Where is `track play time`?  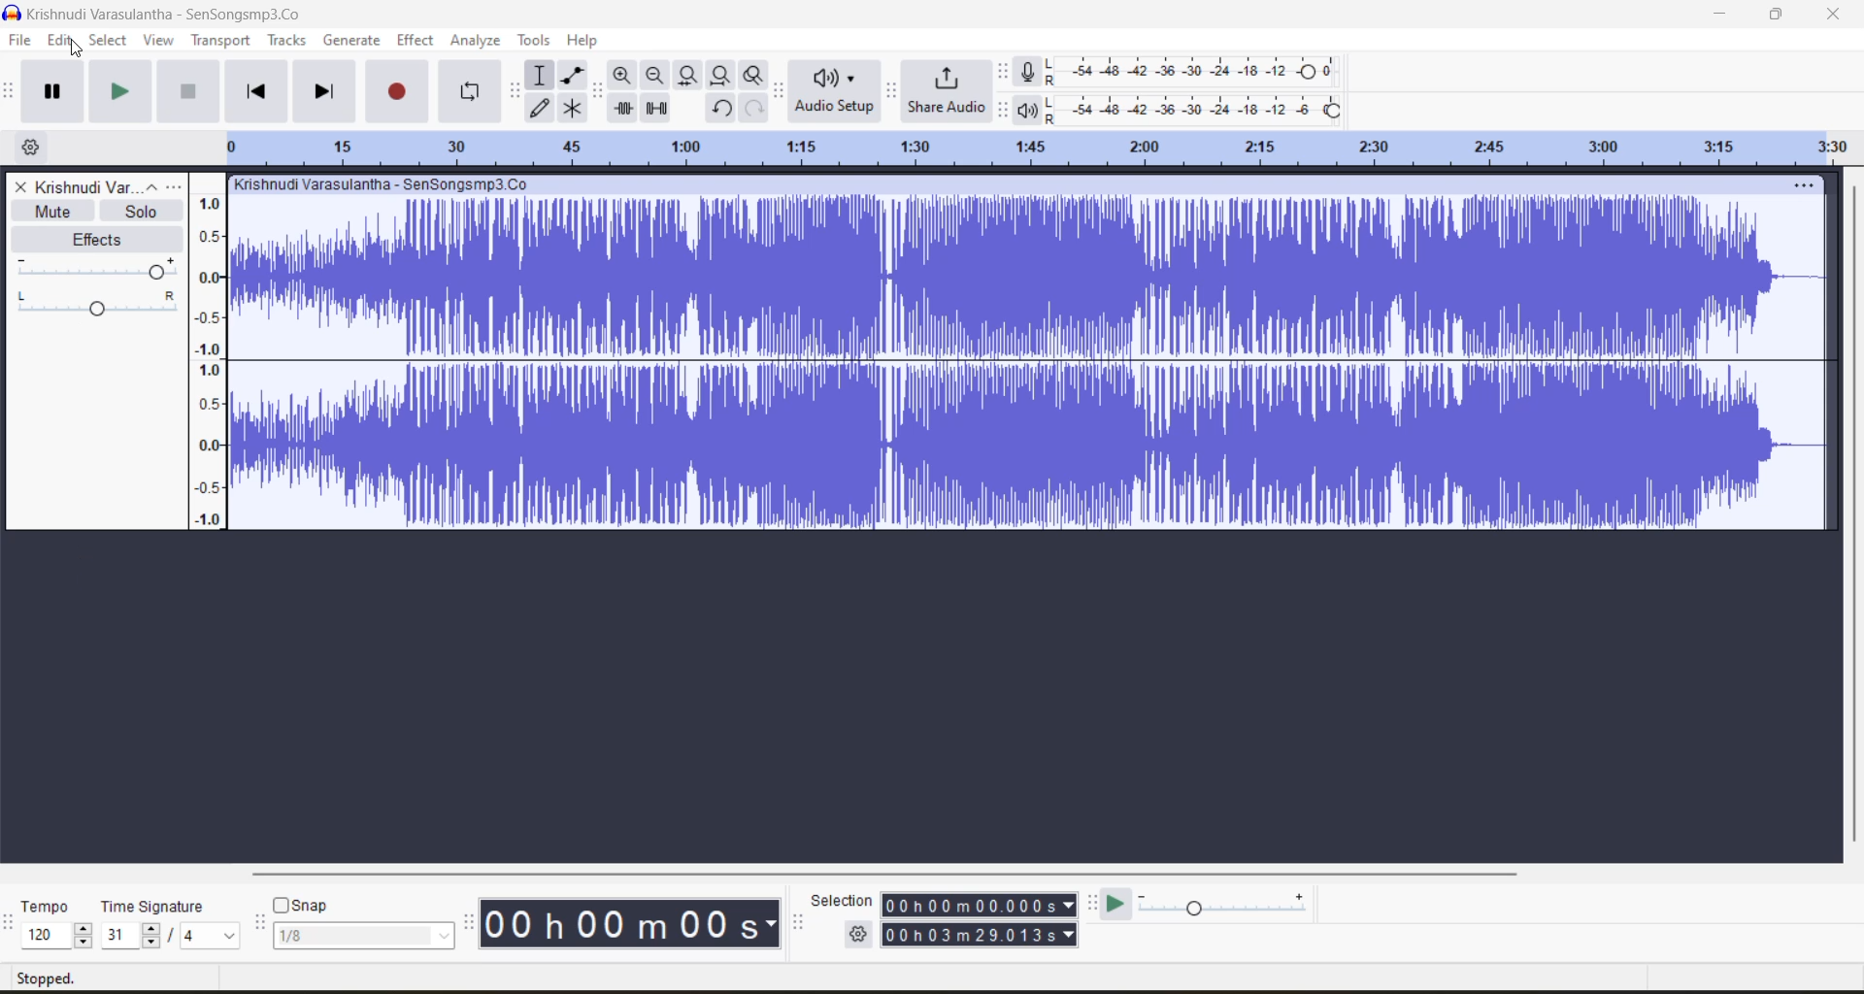 track play time is located at coordinates (980, 921).